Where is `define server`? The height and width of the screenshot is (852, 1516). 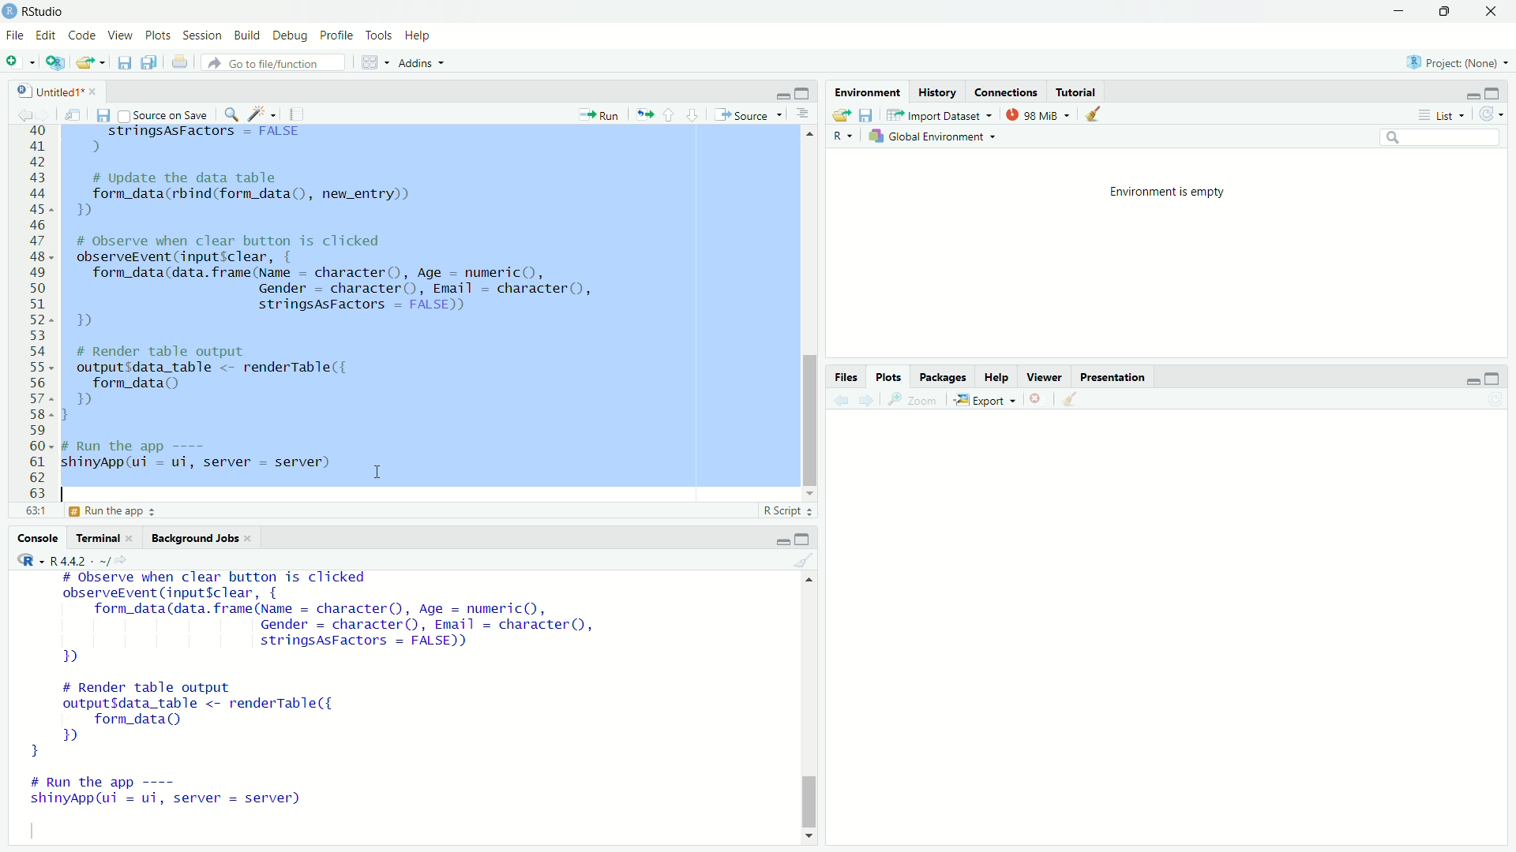
define server is located at coordinates (114, 514).